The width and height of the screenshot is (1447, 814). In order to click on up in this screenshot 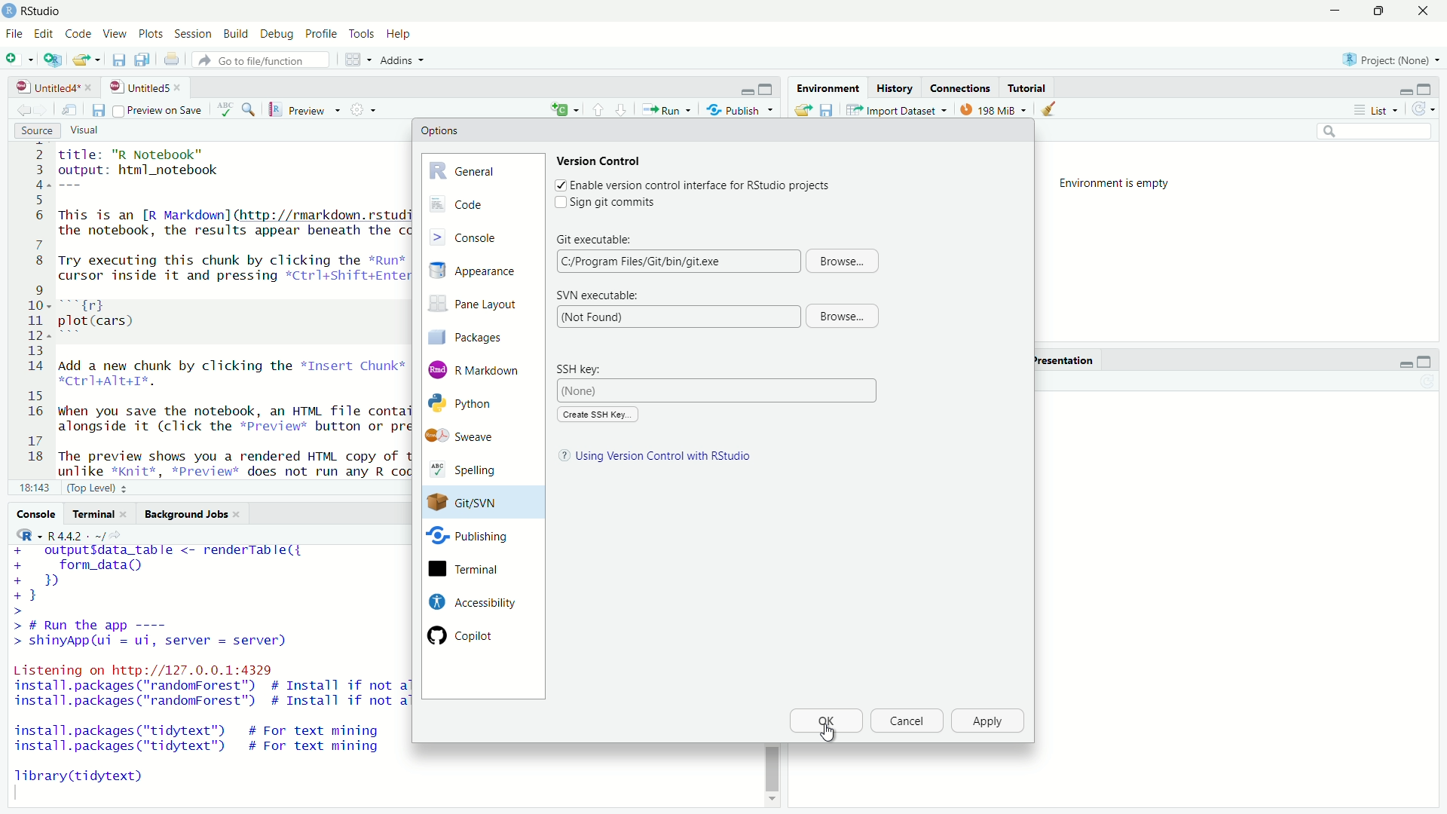, I will do `click(622, 109)`.